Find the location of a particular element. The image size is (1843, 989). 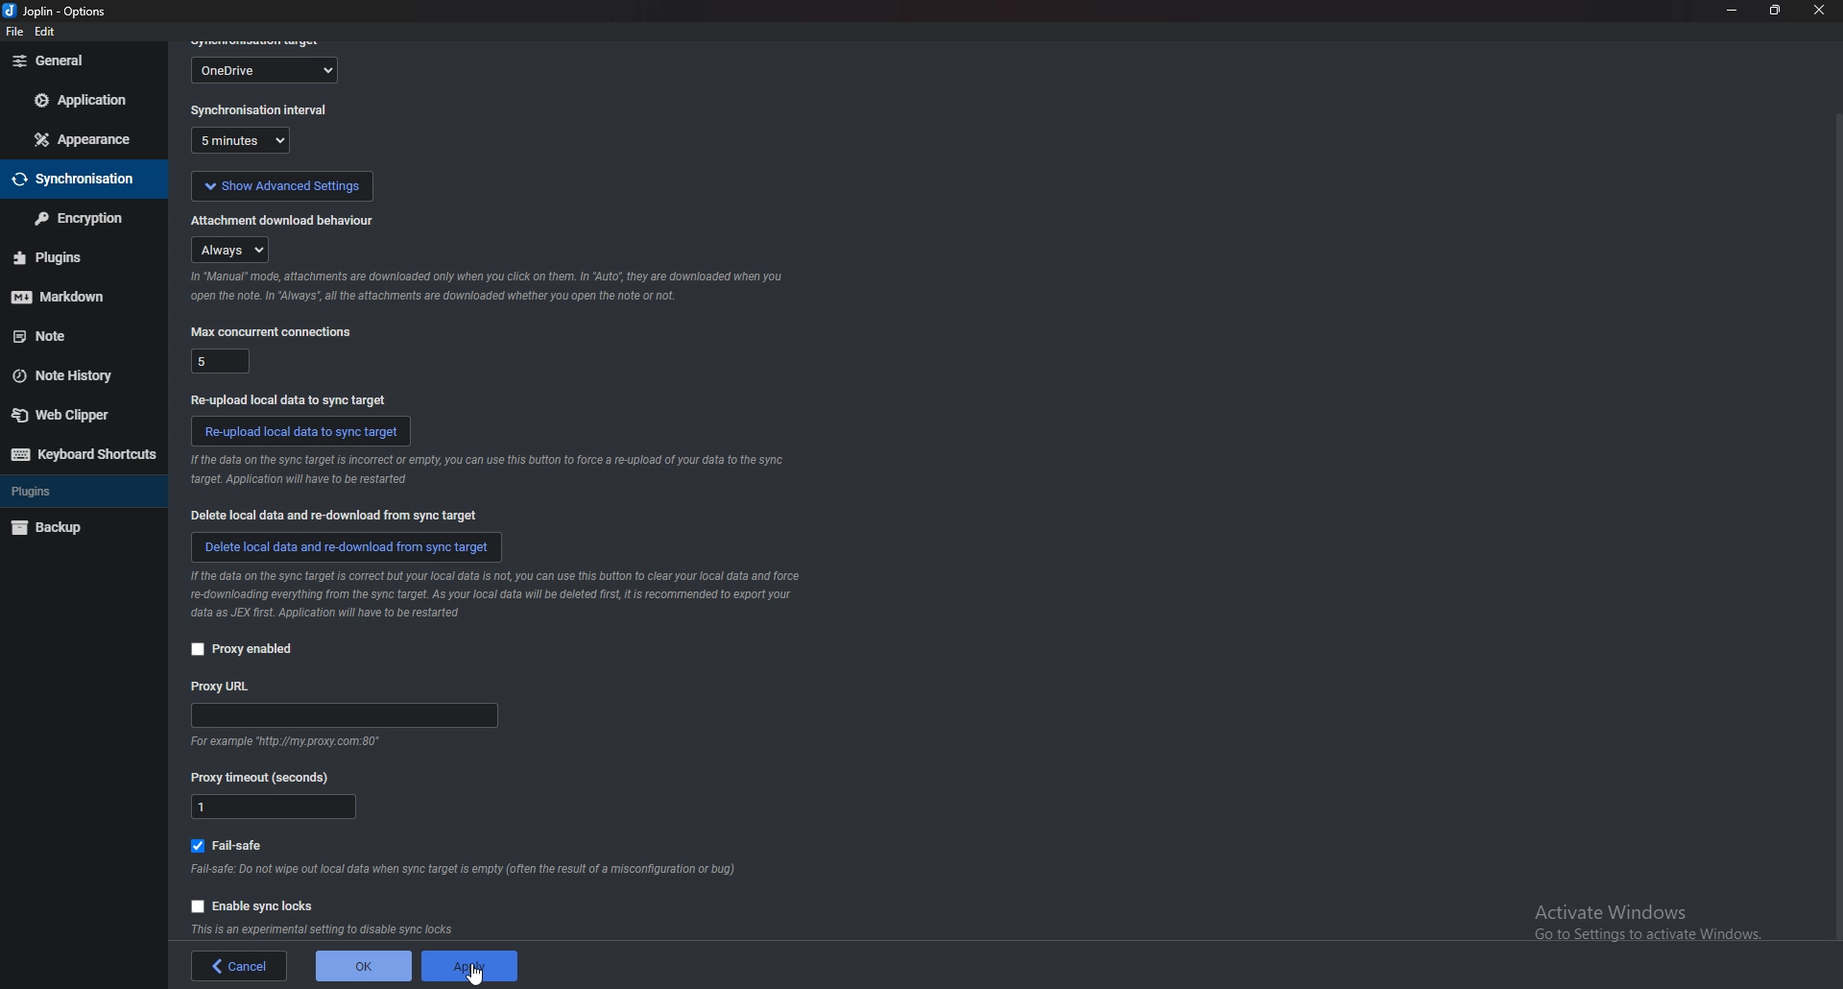

reupload local data is located at coordinates (302, 430).